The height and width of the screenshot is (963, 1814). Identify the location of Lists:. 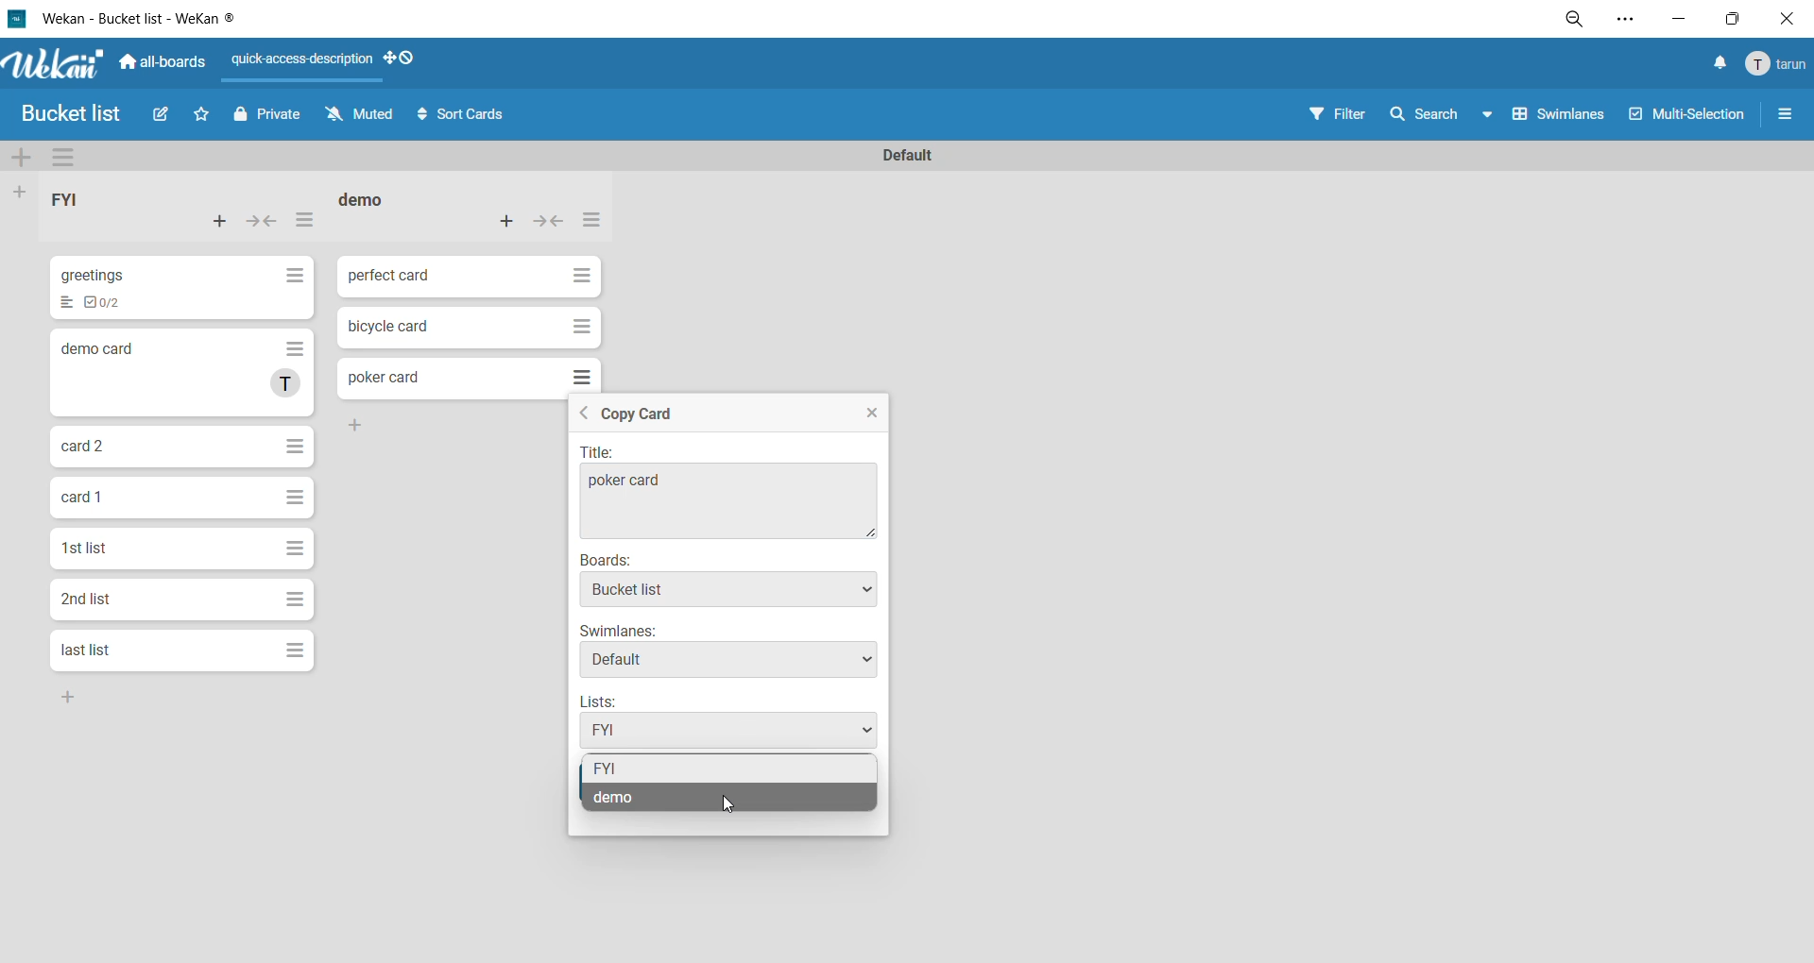
(601, 700).